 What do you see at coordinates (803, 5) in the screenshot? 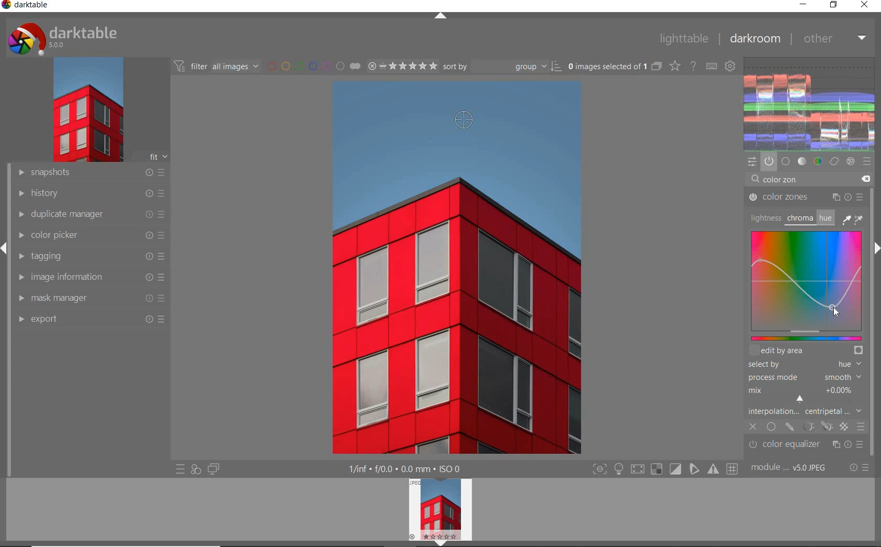
I see `minimize` at bounding box center [803, 5].